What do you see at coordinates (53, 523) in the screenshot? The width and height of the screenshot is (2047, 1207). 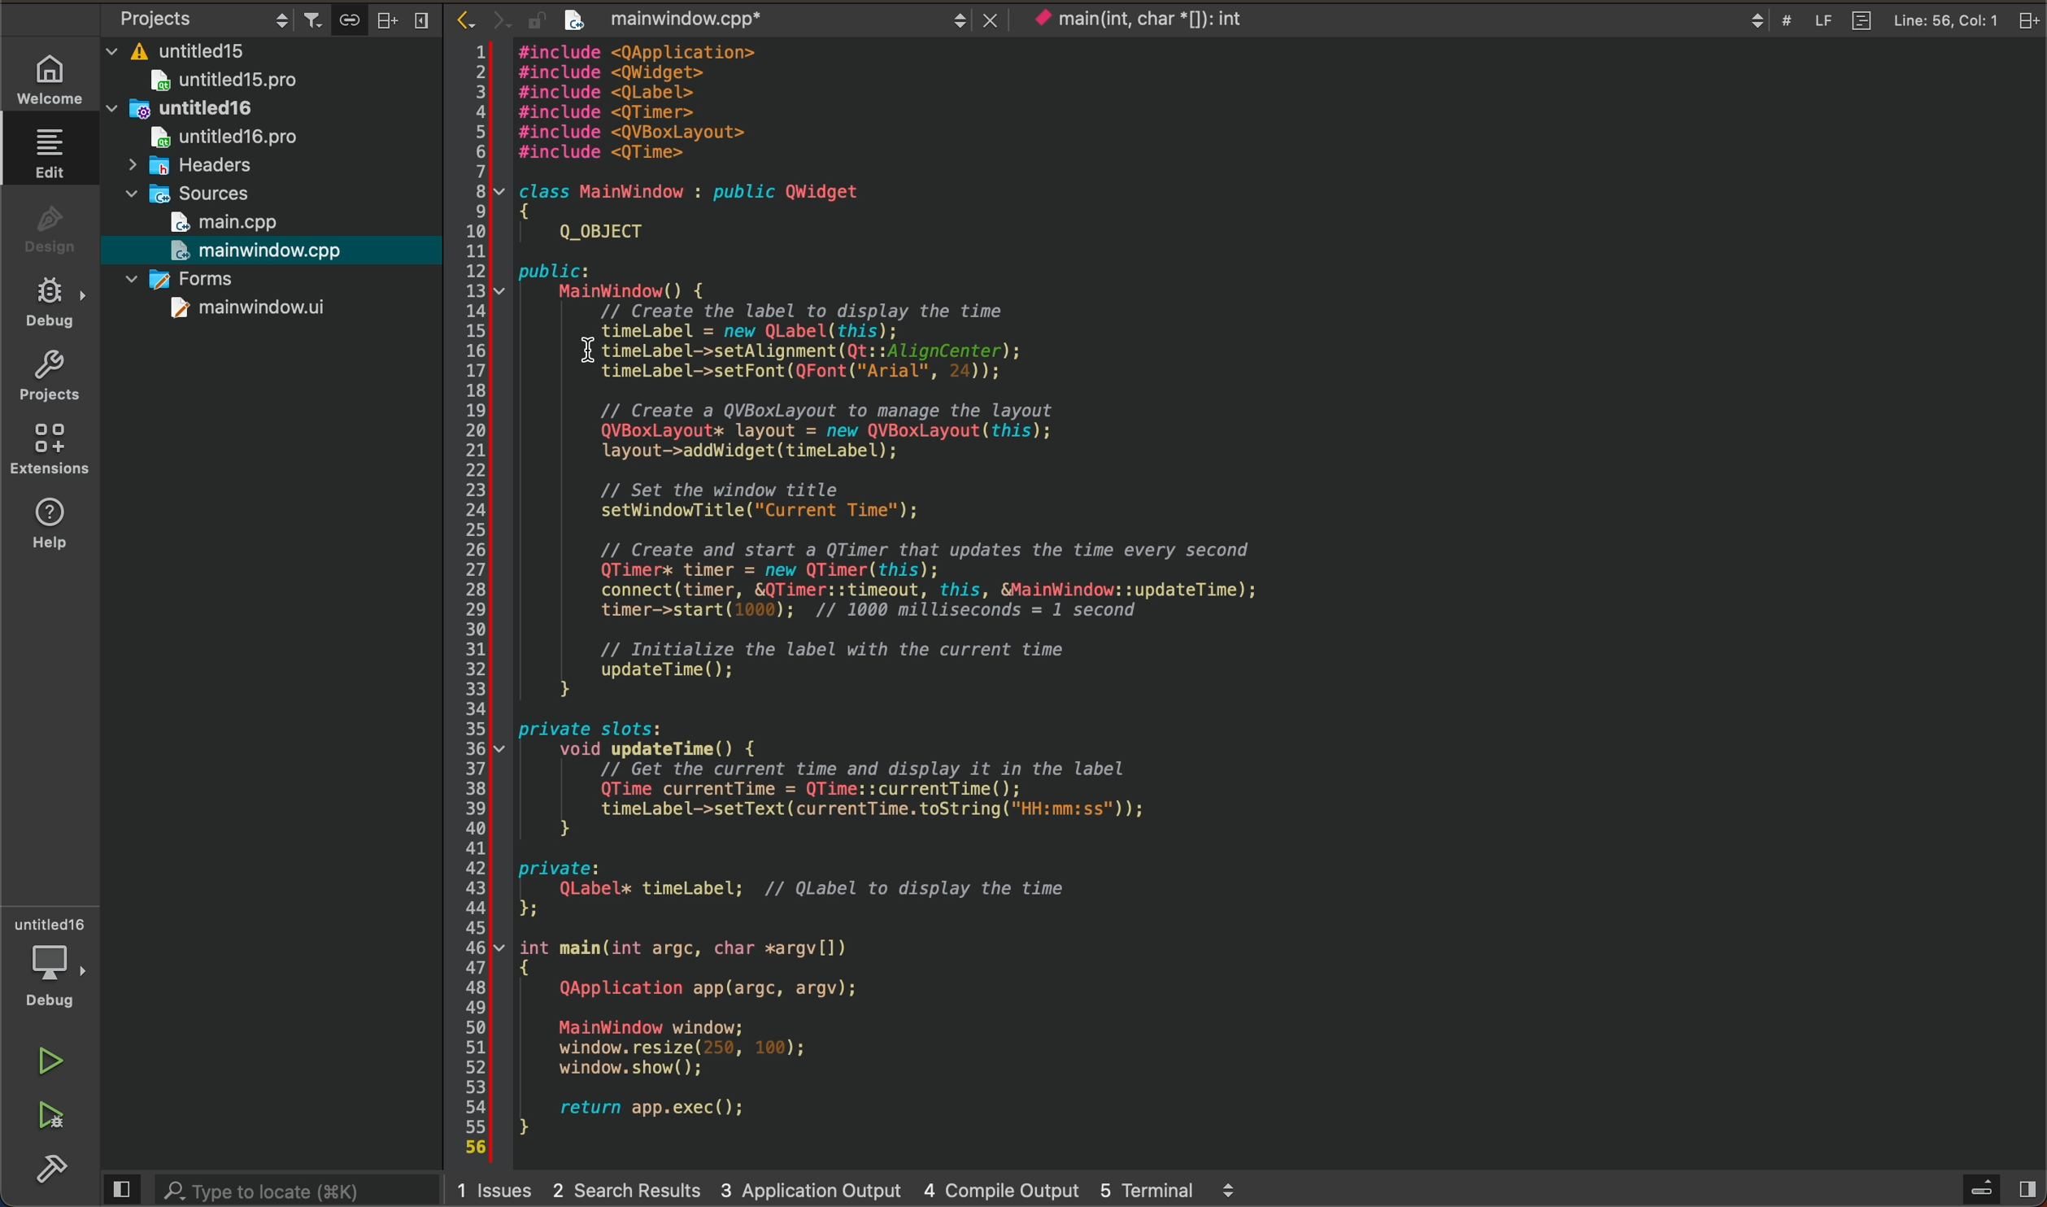 I see `help` at bounding box center [53, 523].